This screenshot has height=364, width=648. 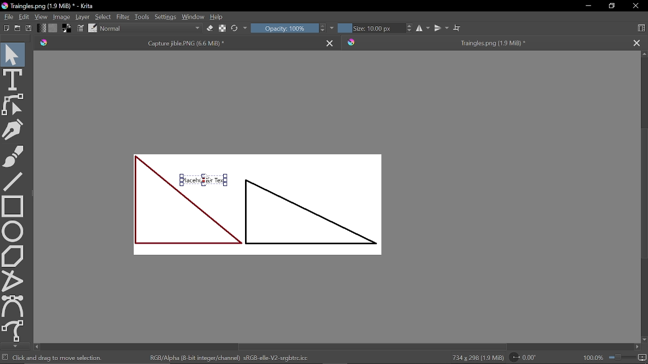 What do you see at coordinates (179, 43) in the screenshot?
I see `Capture jible.PNG (6.6 MiB) *` at bounding box center [179, 43].